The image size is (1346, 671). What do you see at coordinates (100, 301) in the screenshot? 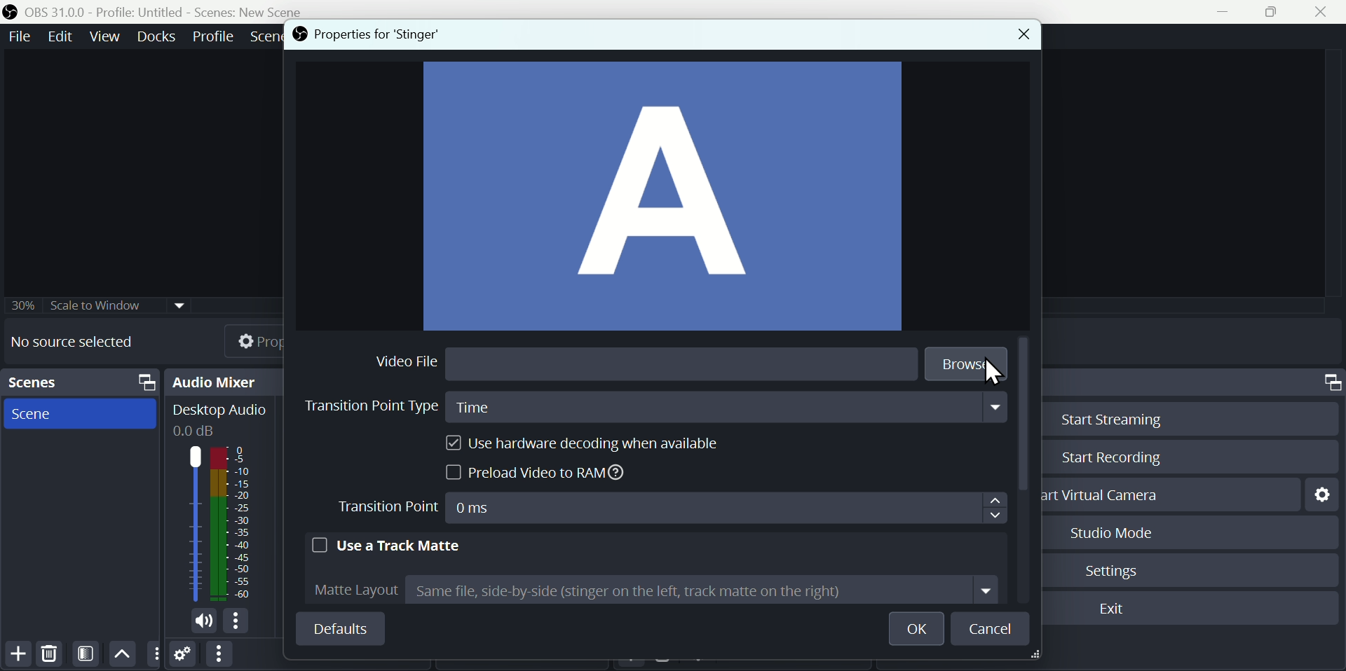
I see `` at bounding box center [100, 301].